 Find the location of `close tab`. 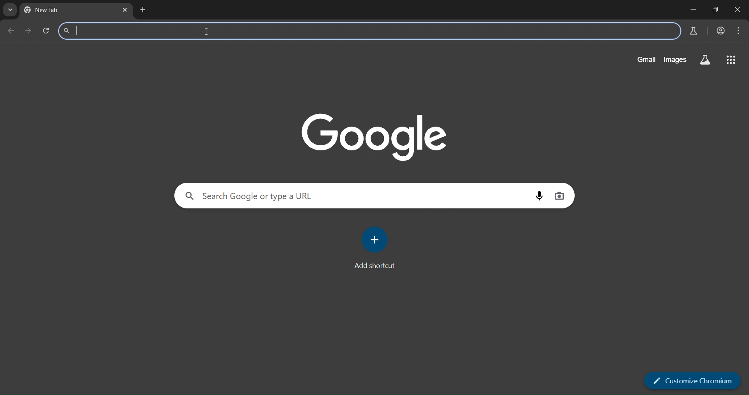

close tab is located at coordinates (124, 10).